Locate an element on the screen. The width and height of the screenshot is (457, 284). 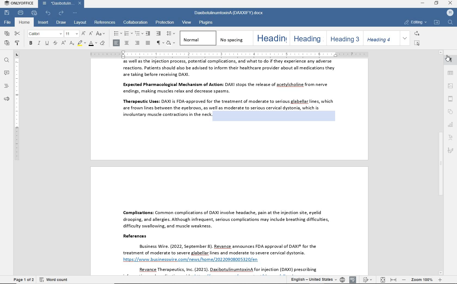
signature is located at coordinates (451, 150).